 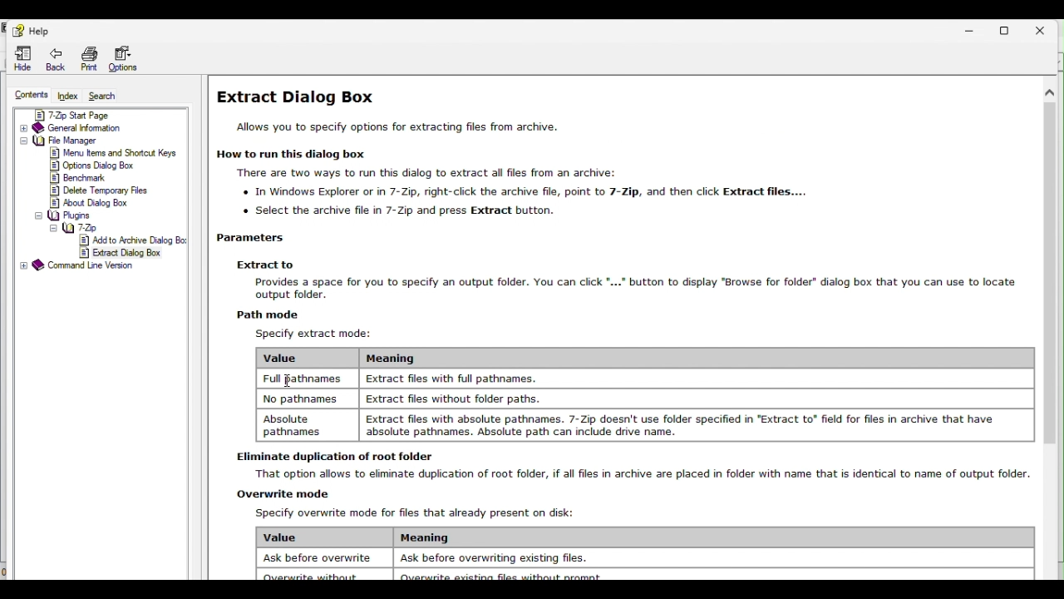 I want to click on delete, so click(x=101, y=190).